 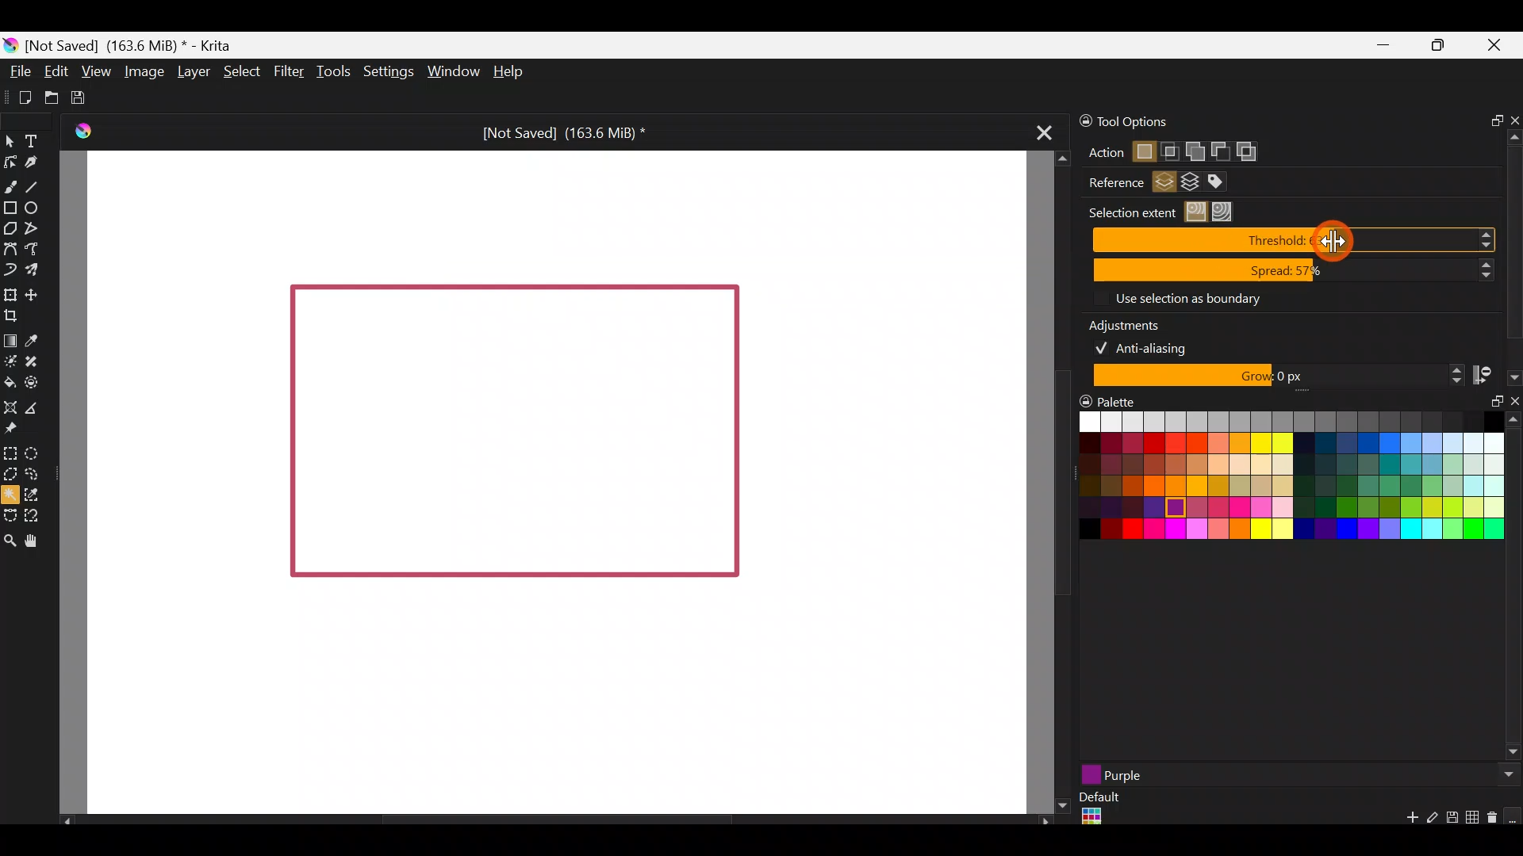 I want to click on Edit current palette, so click(x=1475, y=820).